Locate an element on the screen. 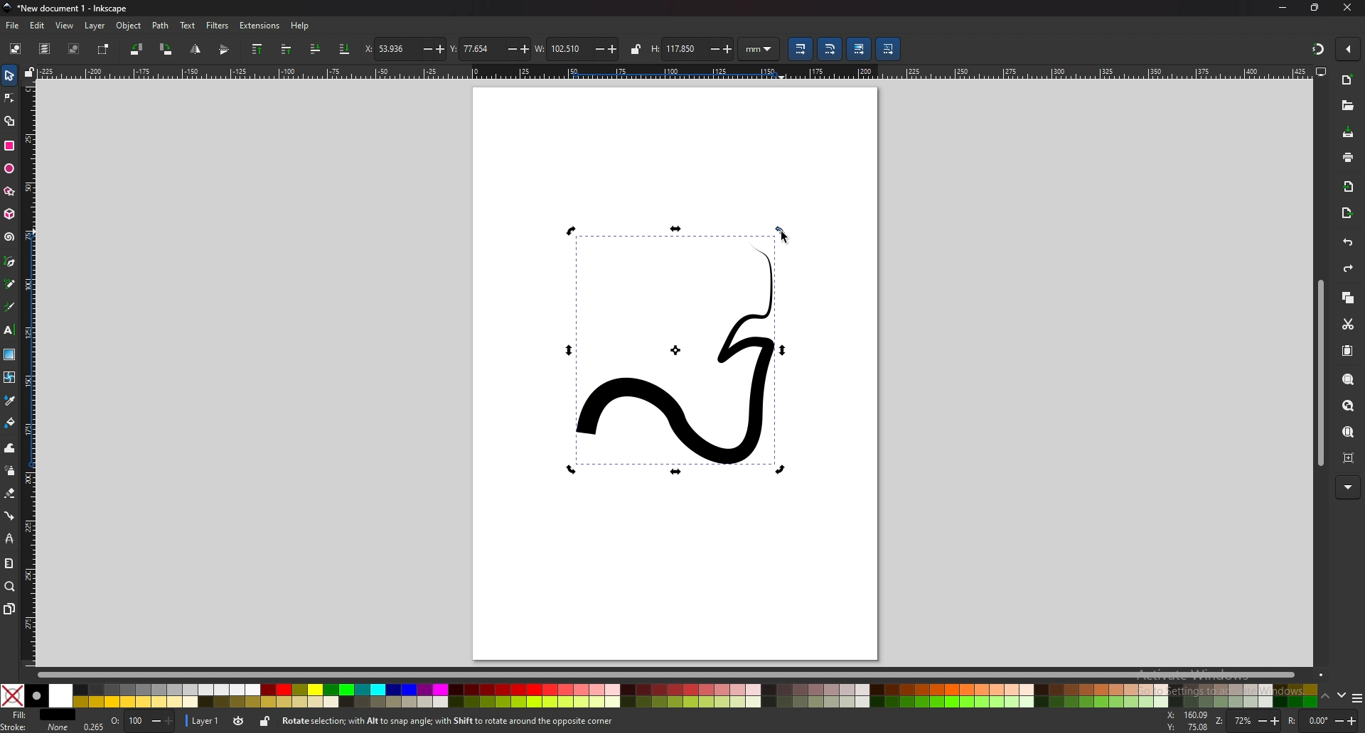 This screenshot has height=733, width=1365. zoom page is located at coordinates (1348, 433).